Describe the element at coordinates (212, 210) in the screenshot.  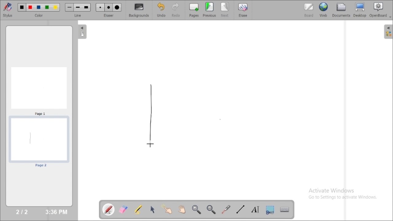
I see `zoom out` at that location.